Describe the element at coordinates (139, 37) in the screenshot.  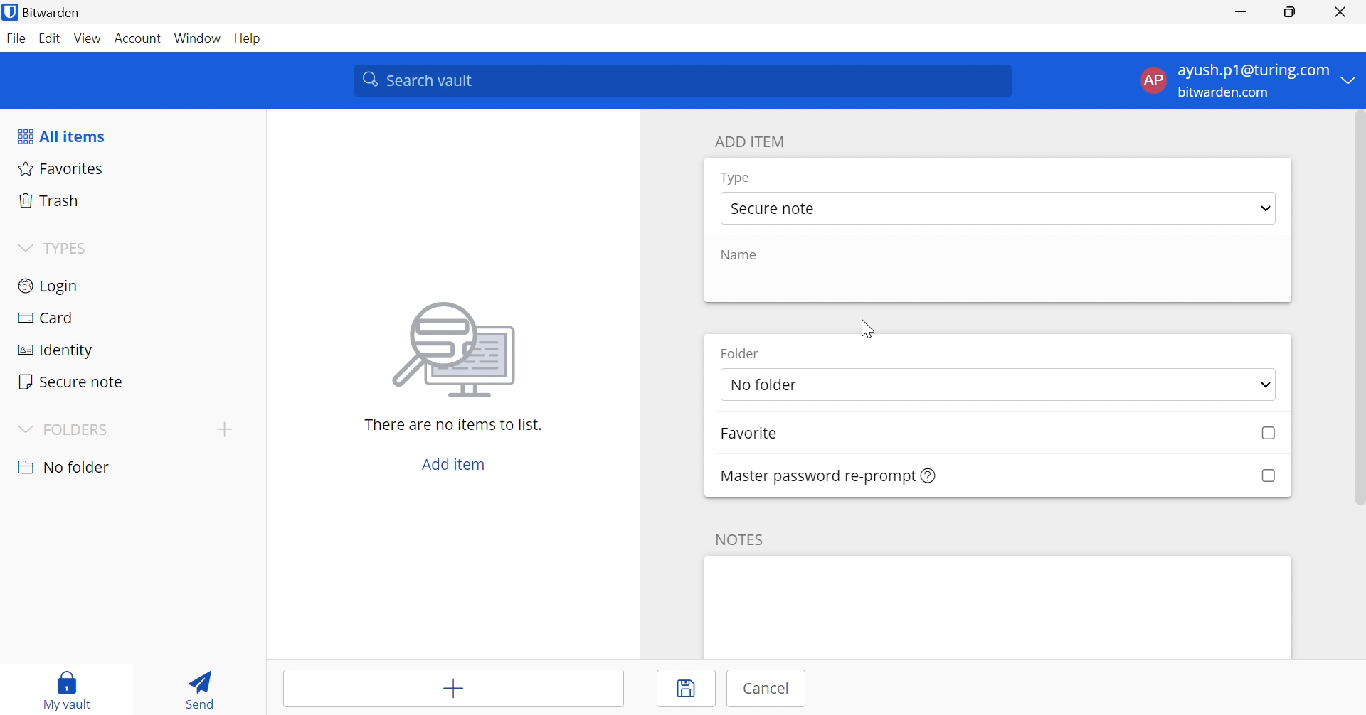
I see `Account` at that location.